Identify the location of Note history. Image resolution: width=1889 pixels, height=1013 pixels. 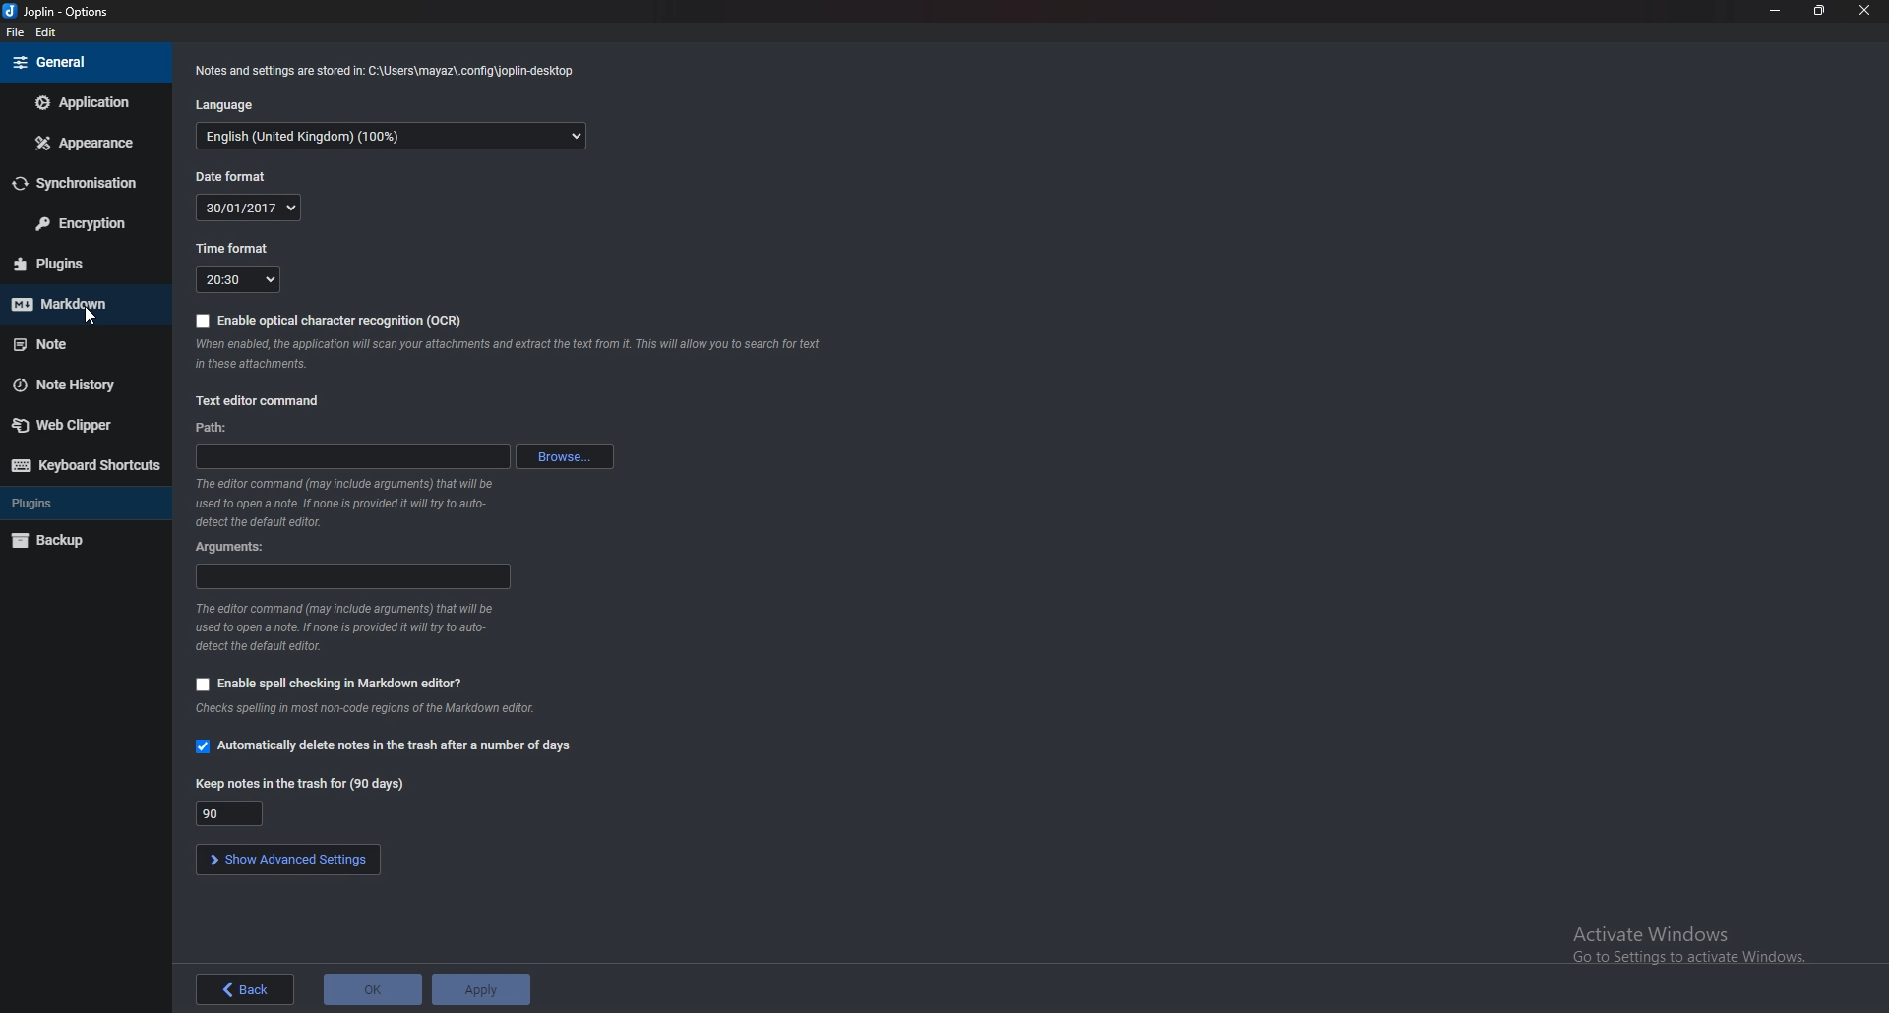
(81, 384).